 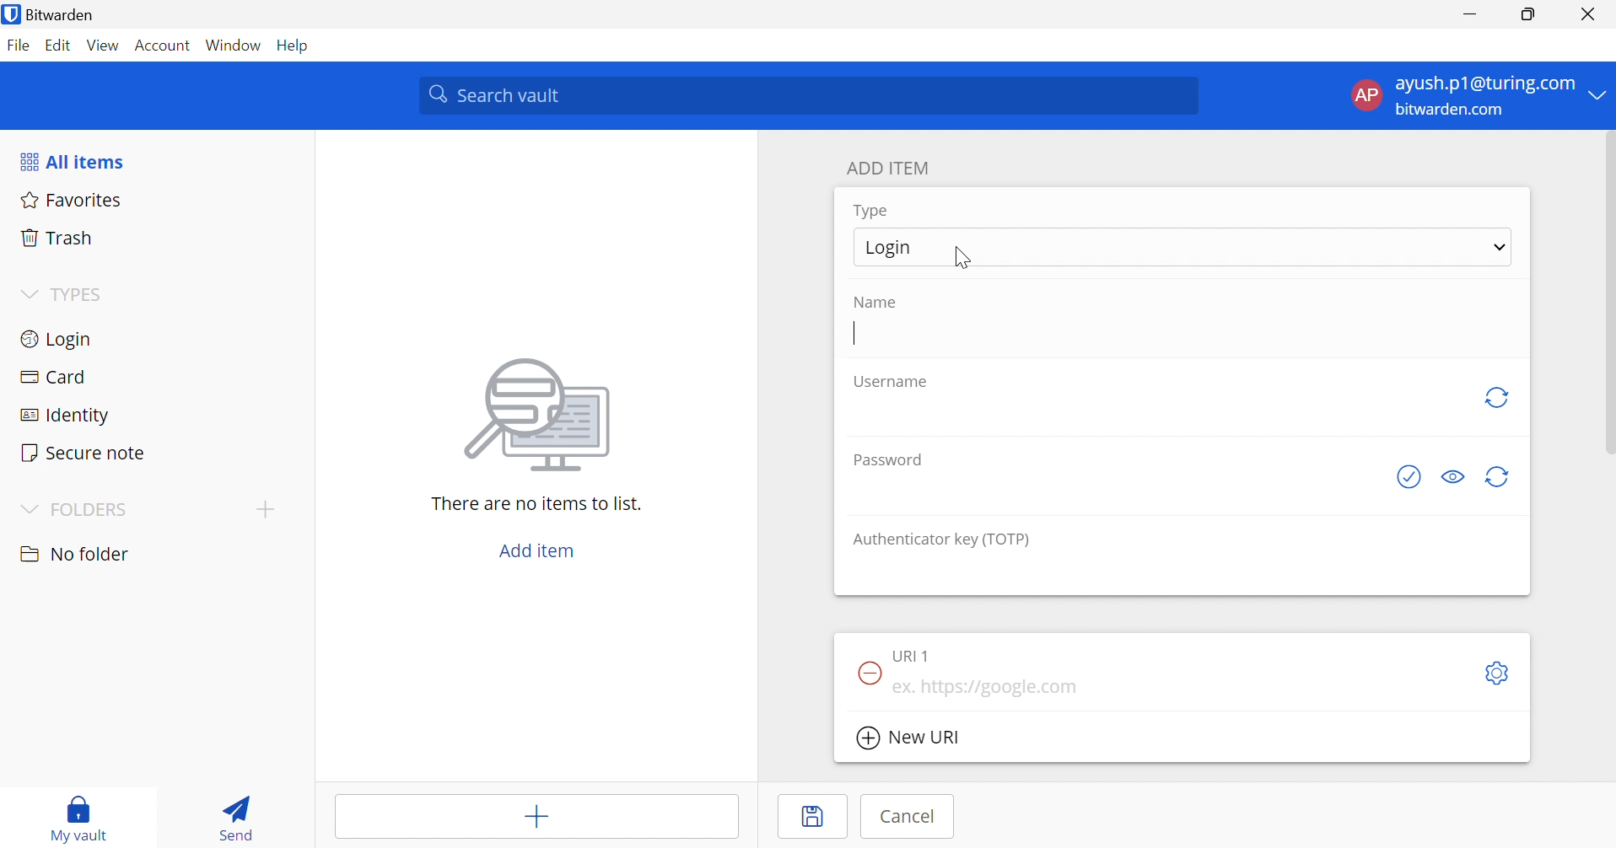 What do you see at coordinates (962, 260) in the screenshot?
I see `Cursor` at bounding box center [962, 260].